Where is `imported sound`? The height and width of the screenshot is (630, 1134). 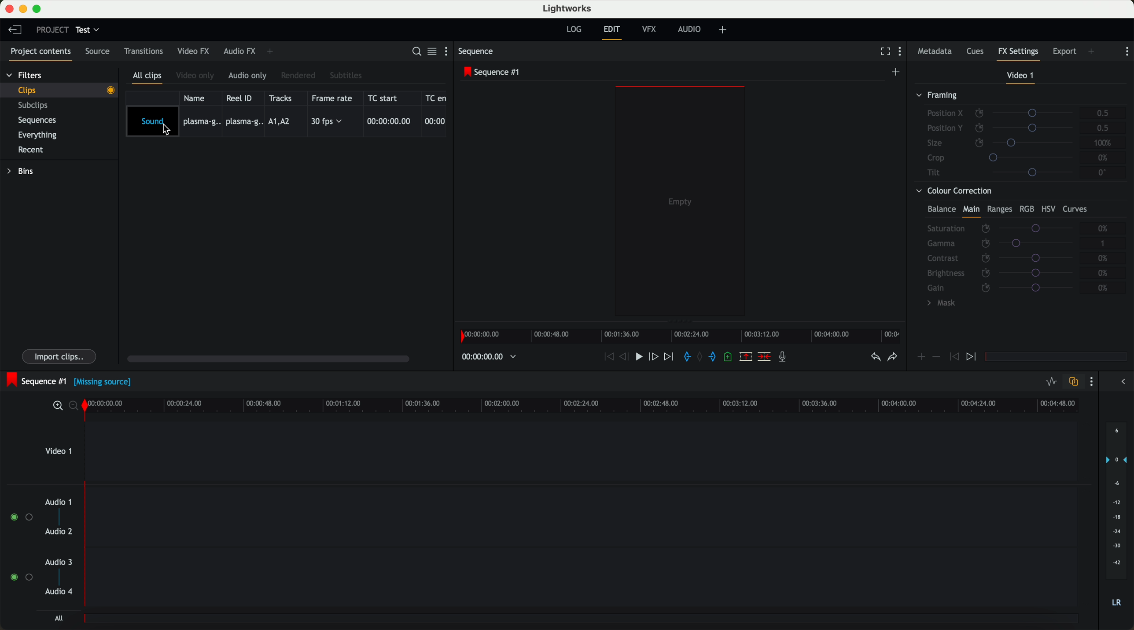
imported sound is located at coordinates (287, 122).